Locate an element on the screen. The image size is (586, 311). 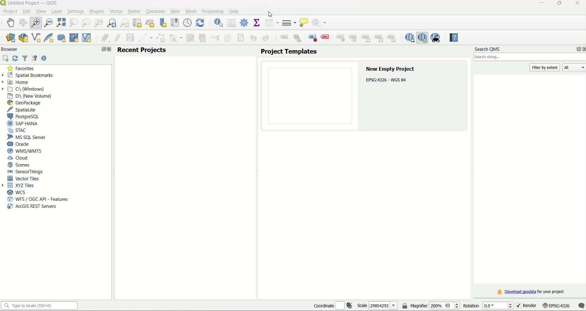
identify features is located at coordinates (217, 22).